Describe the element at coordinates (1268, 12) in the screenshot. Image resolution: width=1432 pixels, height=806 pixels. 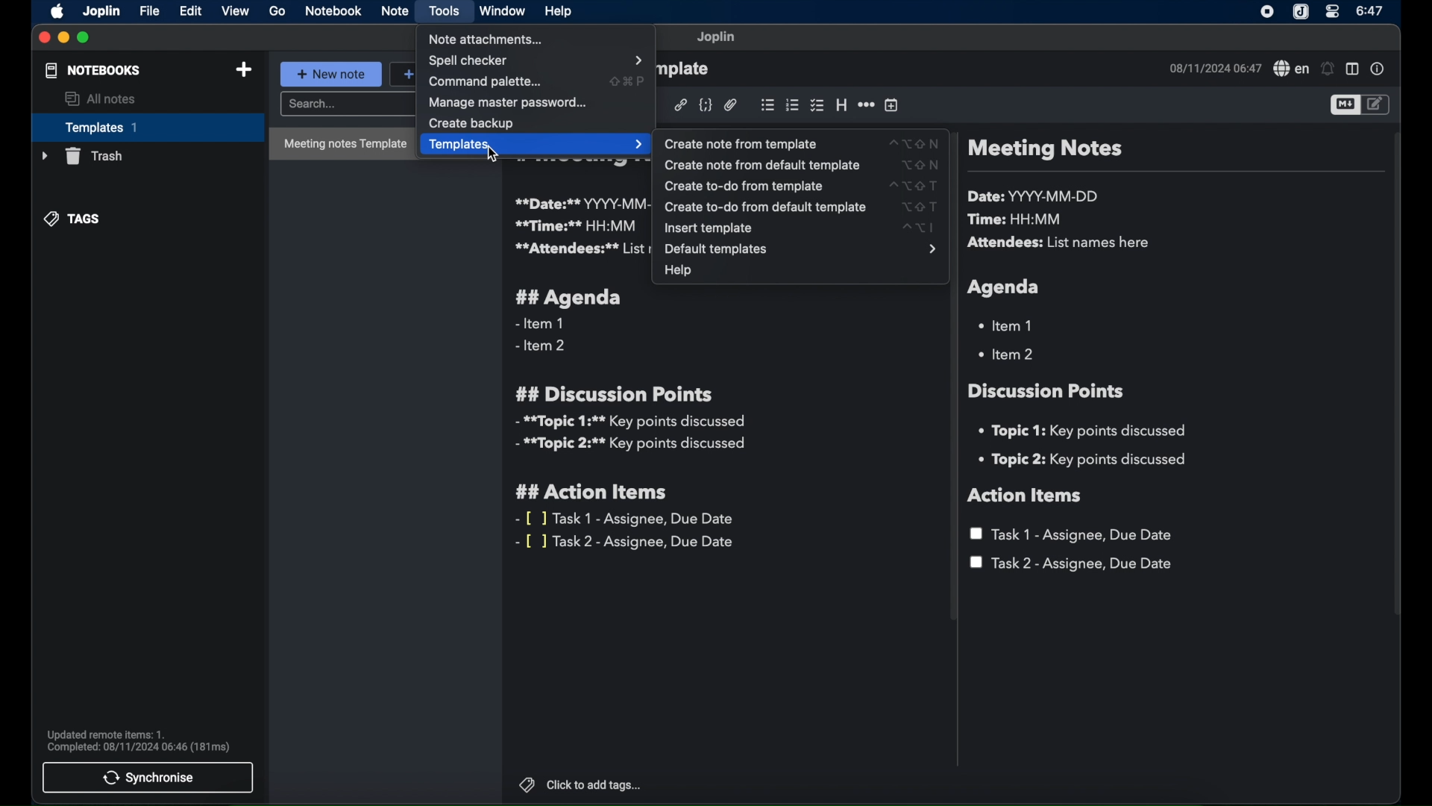
I see `screen recorder icon` at that location.